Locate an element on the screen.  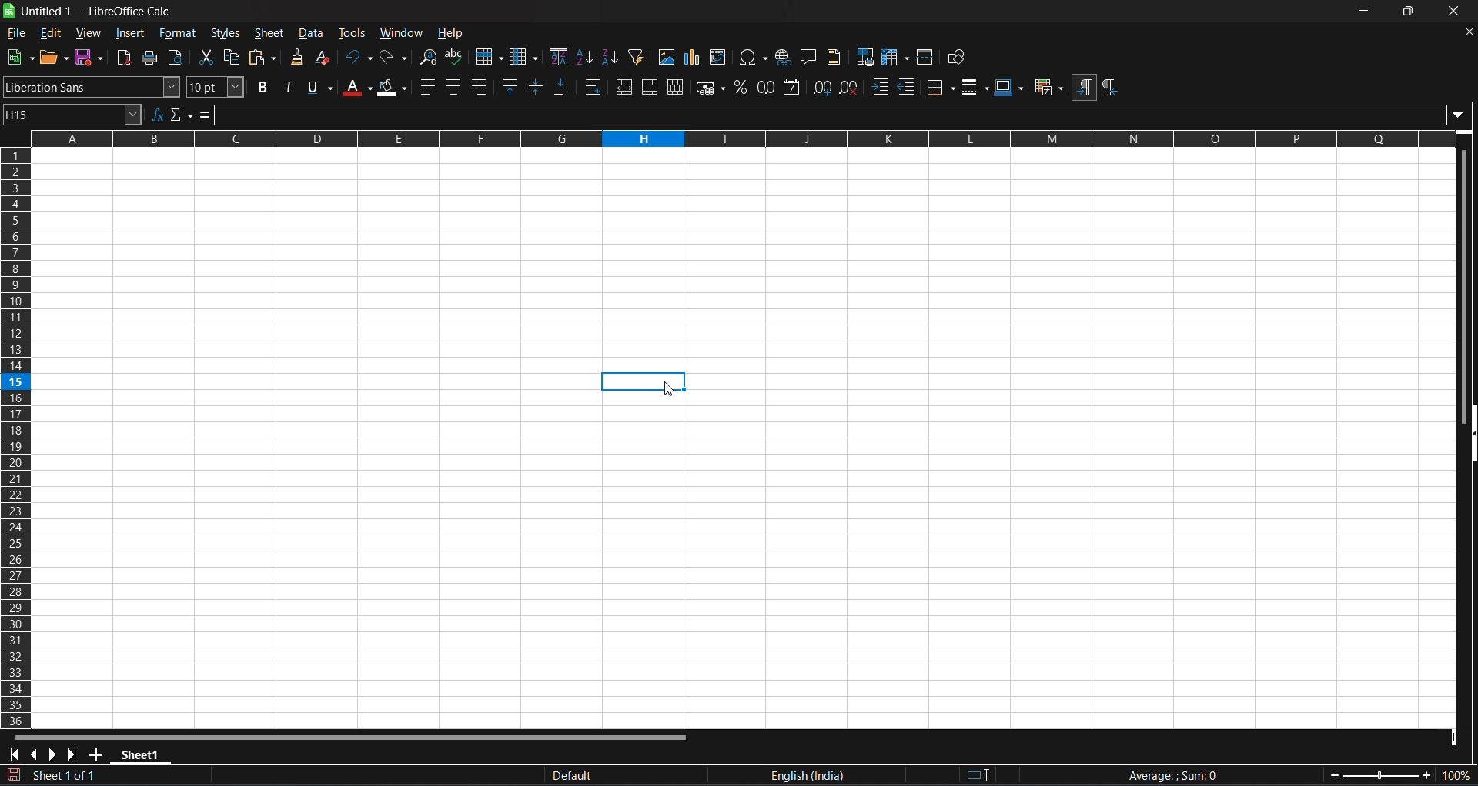
italic is located at coordinates (289, 89).